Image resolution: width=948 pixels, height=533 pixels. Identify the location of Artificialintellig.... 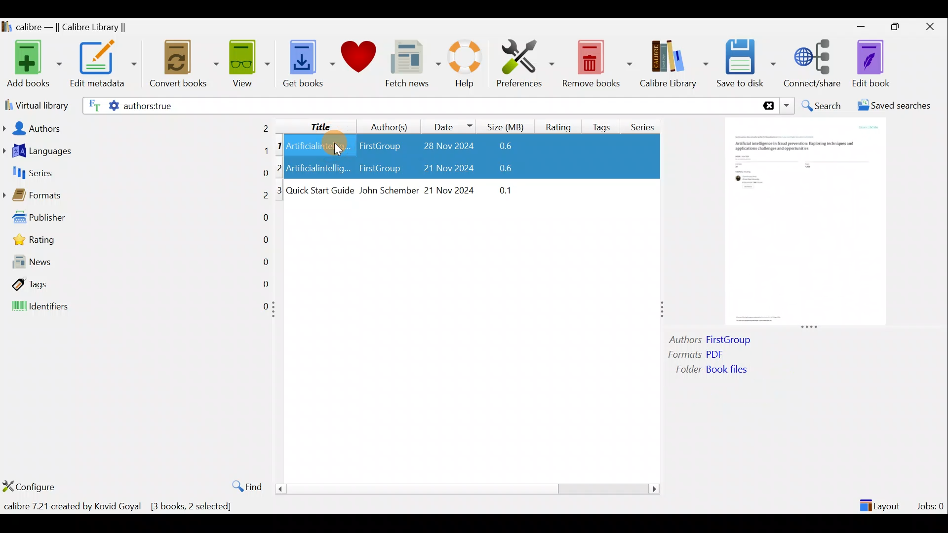
(319, 145).